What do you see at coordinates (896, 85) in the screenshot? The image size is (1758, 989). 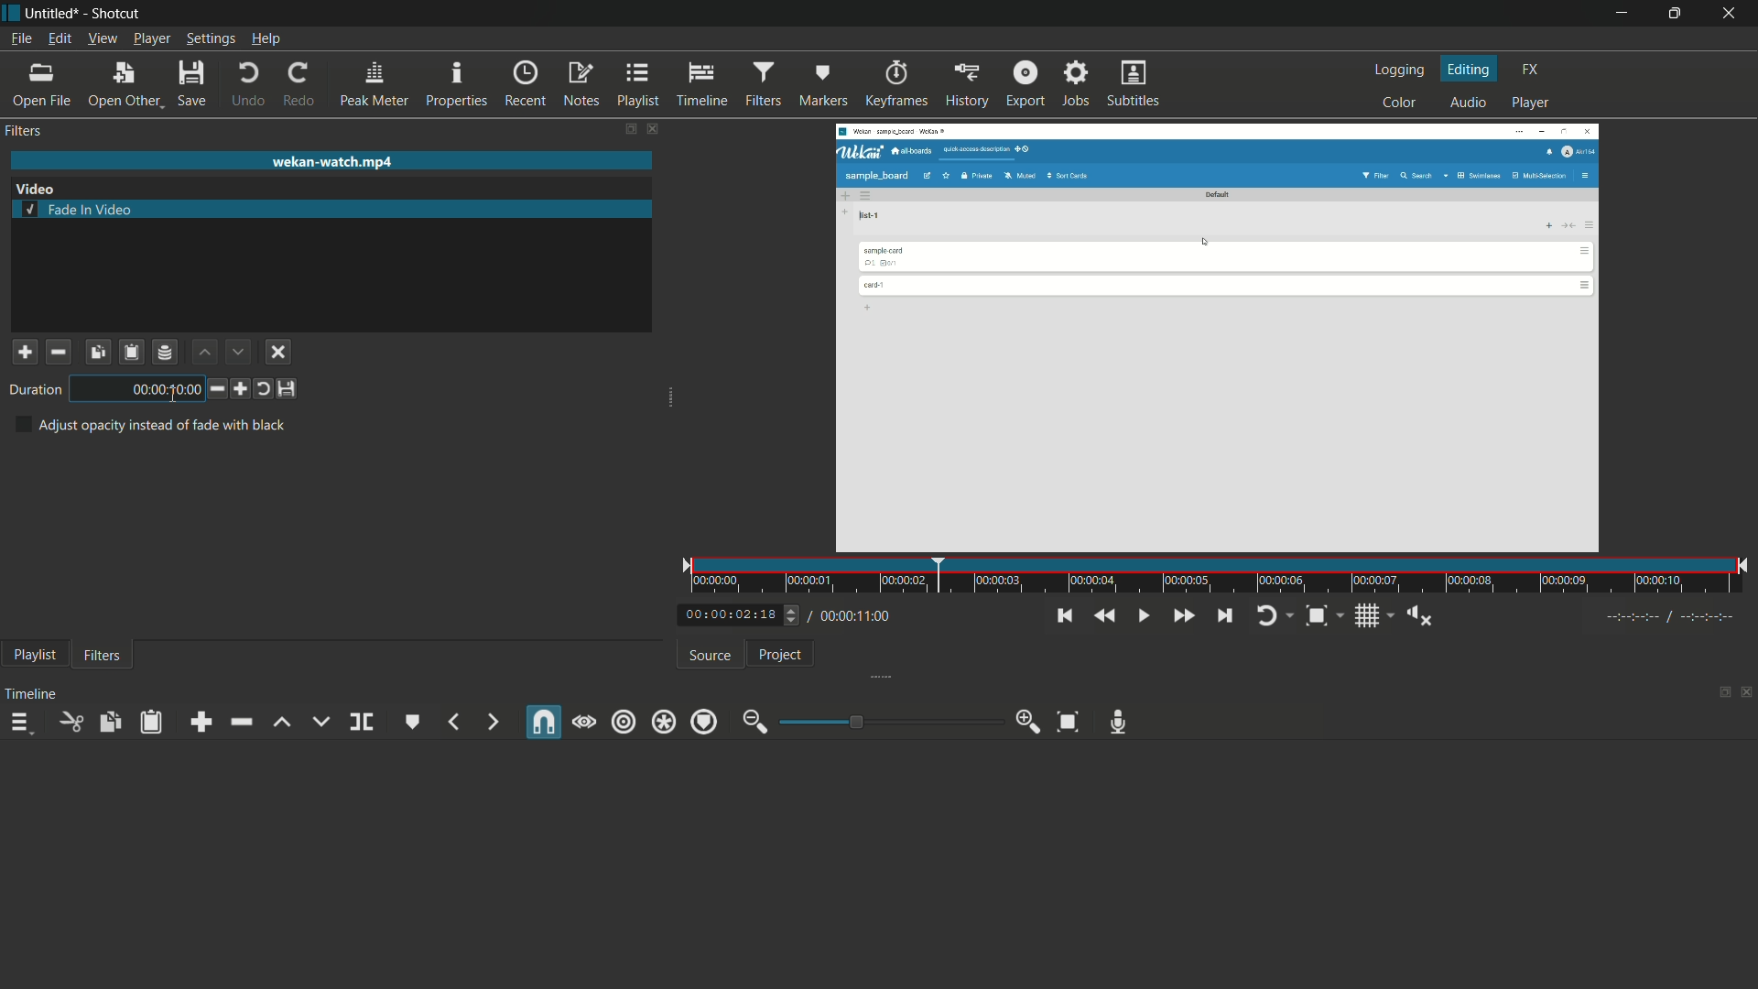 I see `keyframes` at bounding box center [896, 85].